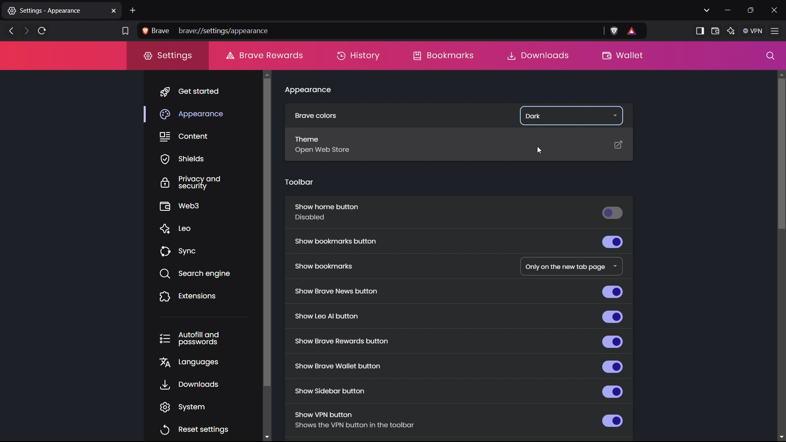  Describe the element at coordinates (777, 154) in the screenshot. I see `scrollbar` at that location.